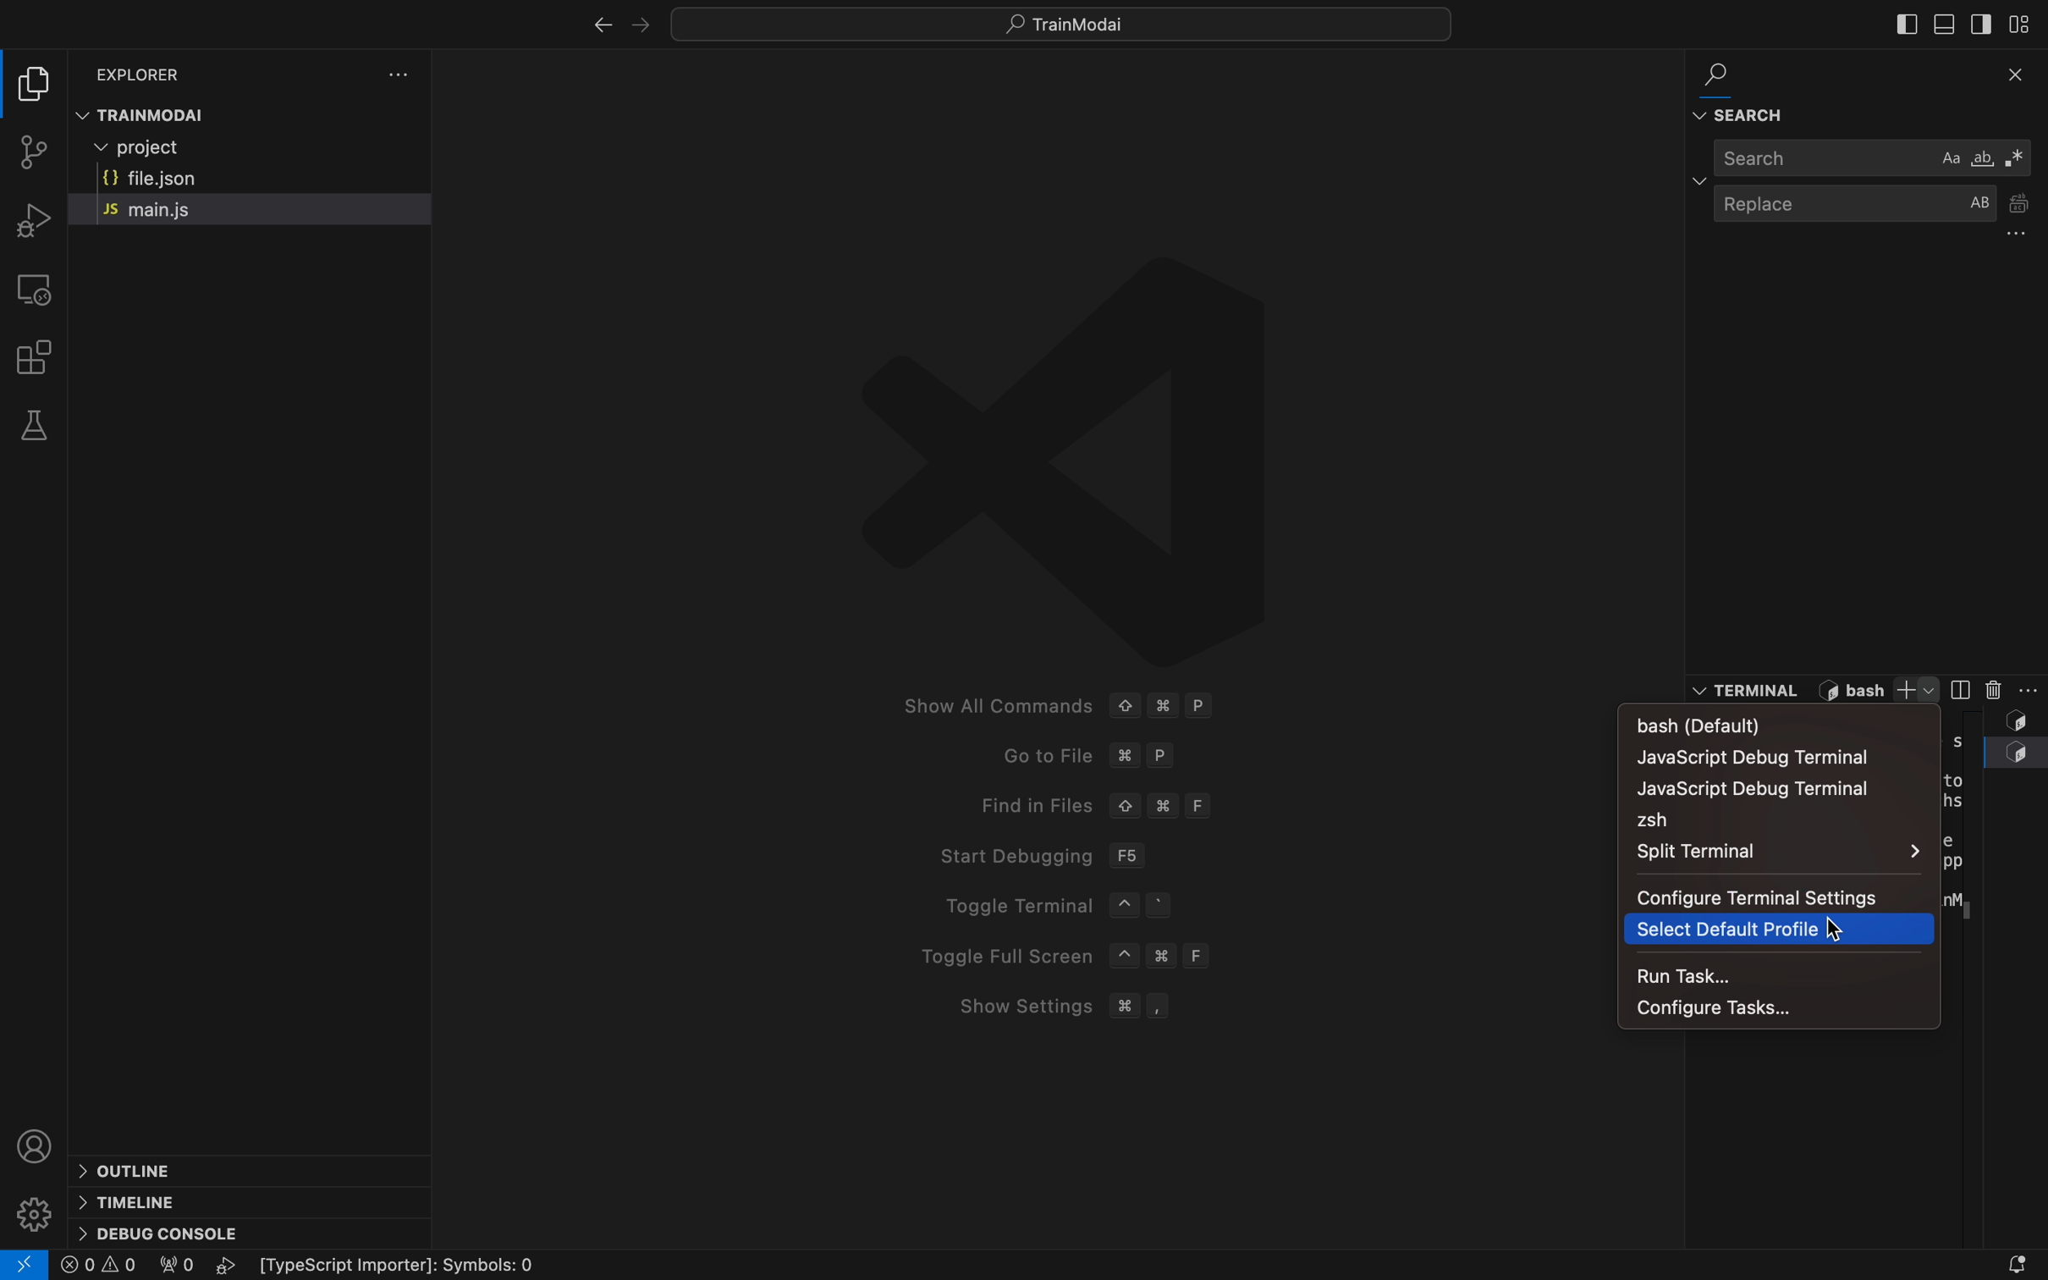  What do you see at coordinates (1989, 1264) in the screenshot?
I see `notification` at bounding box center [1989, 1264].